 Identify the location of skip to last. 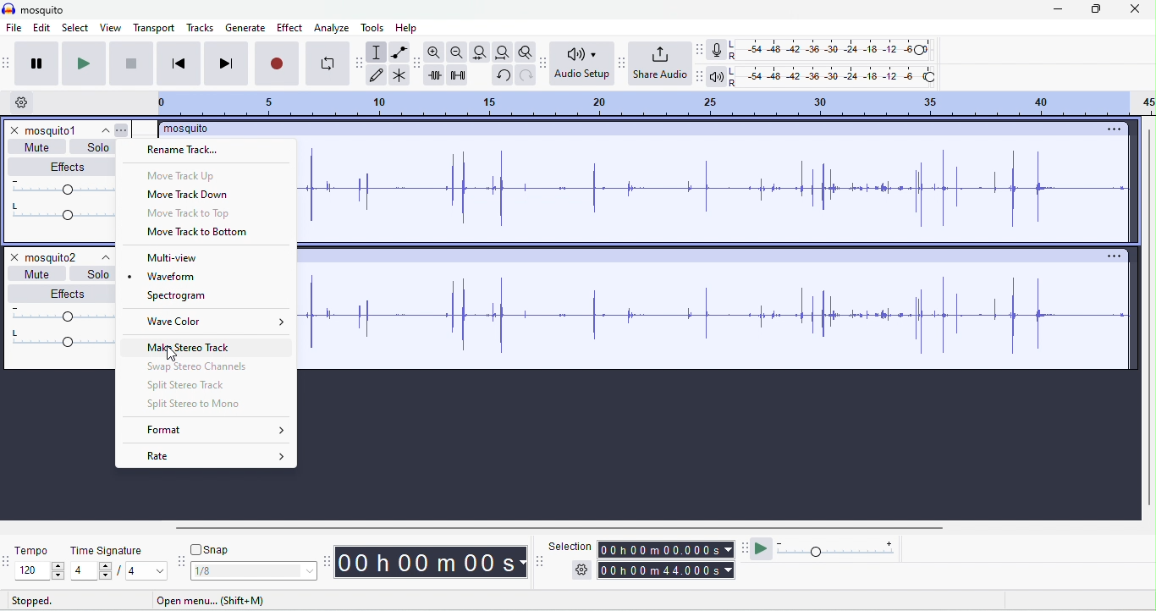
(227, 63).